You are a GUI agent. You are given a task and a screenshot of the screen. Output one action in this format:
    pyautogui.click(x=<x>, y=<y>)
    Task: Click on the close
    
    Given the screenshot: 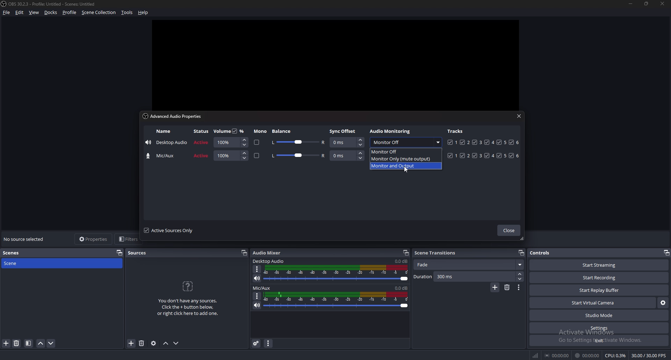 What is the action you would take?
    pyautogui.click(x=663, y=4)
    